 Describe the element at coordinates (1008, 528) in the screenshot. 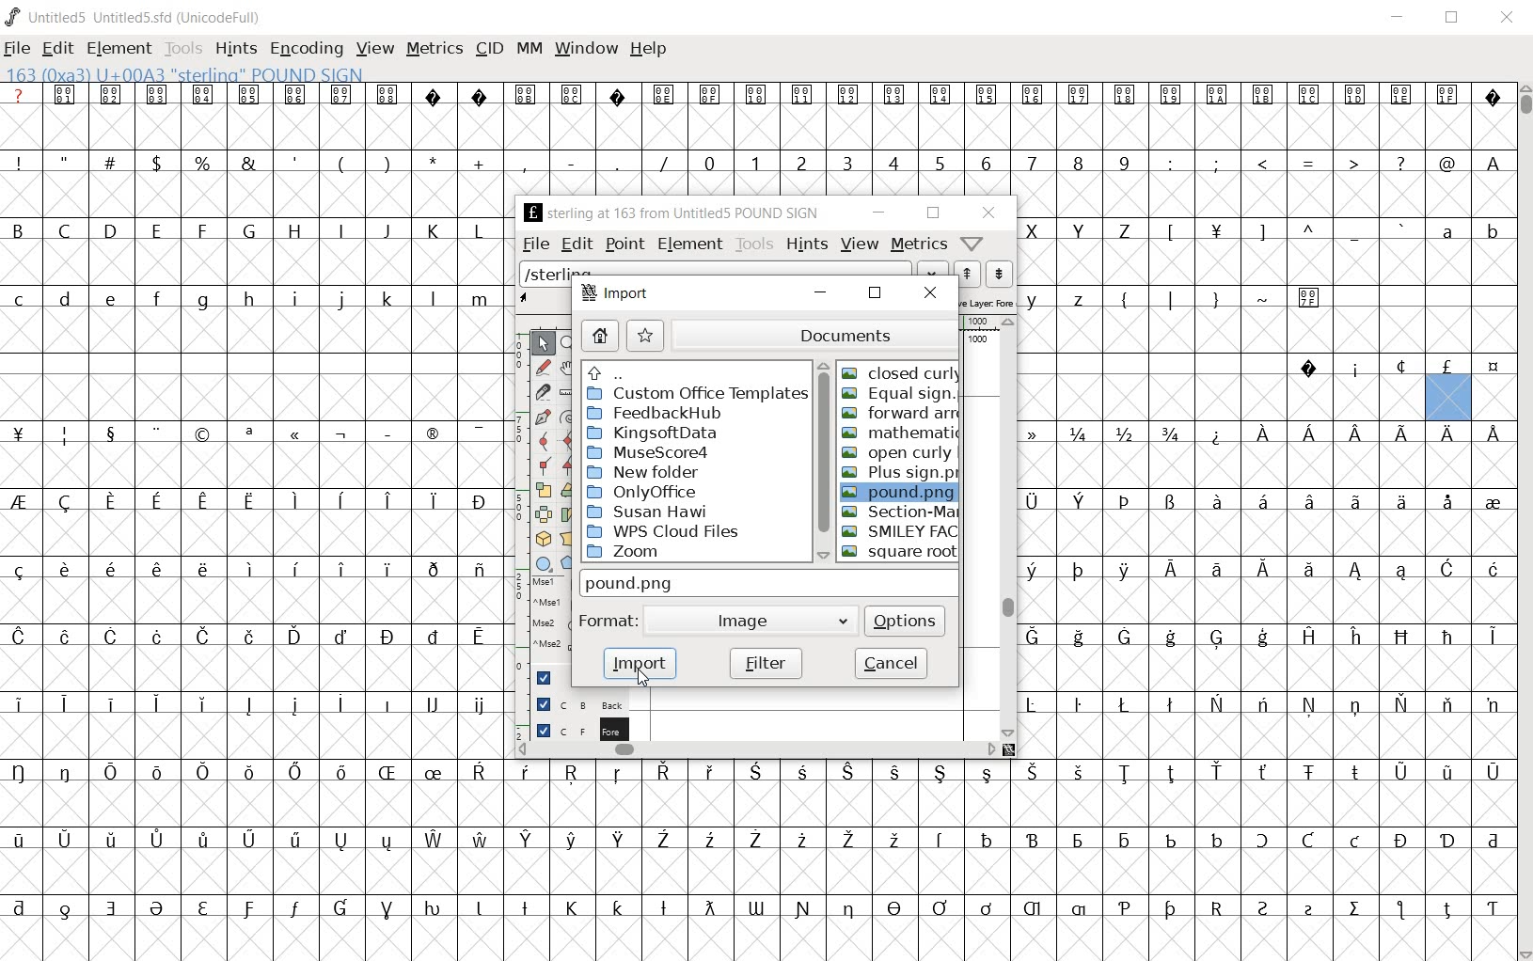

I see `scrollbar` at that location.